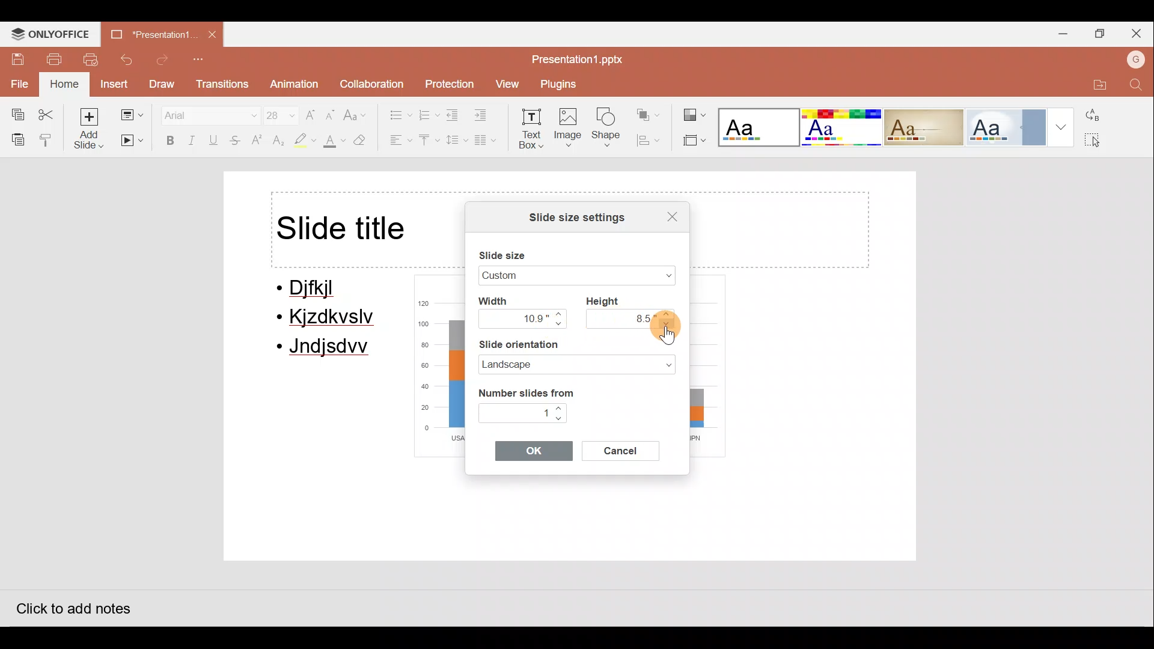 The height and width of the screenshot is (649, 1154). Describe the element at coordinates (506, 84) in the screenshot. I see `View` at that location.